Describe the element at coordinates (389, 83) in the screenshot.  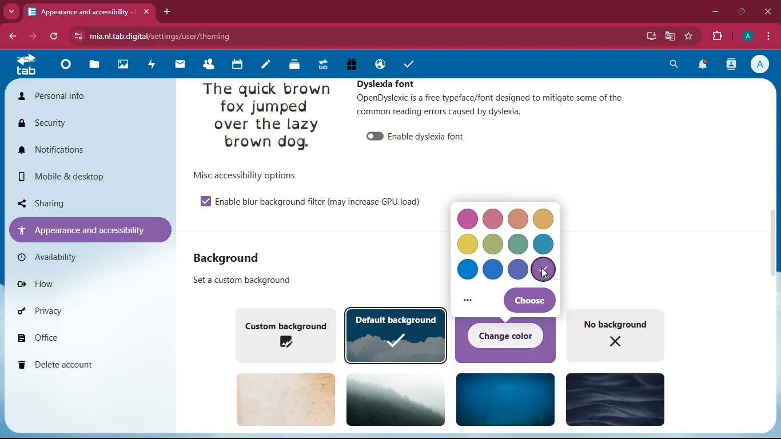
I see `dyslexia font` at that location.